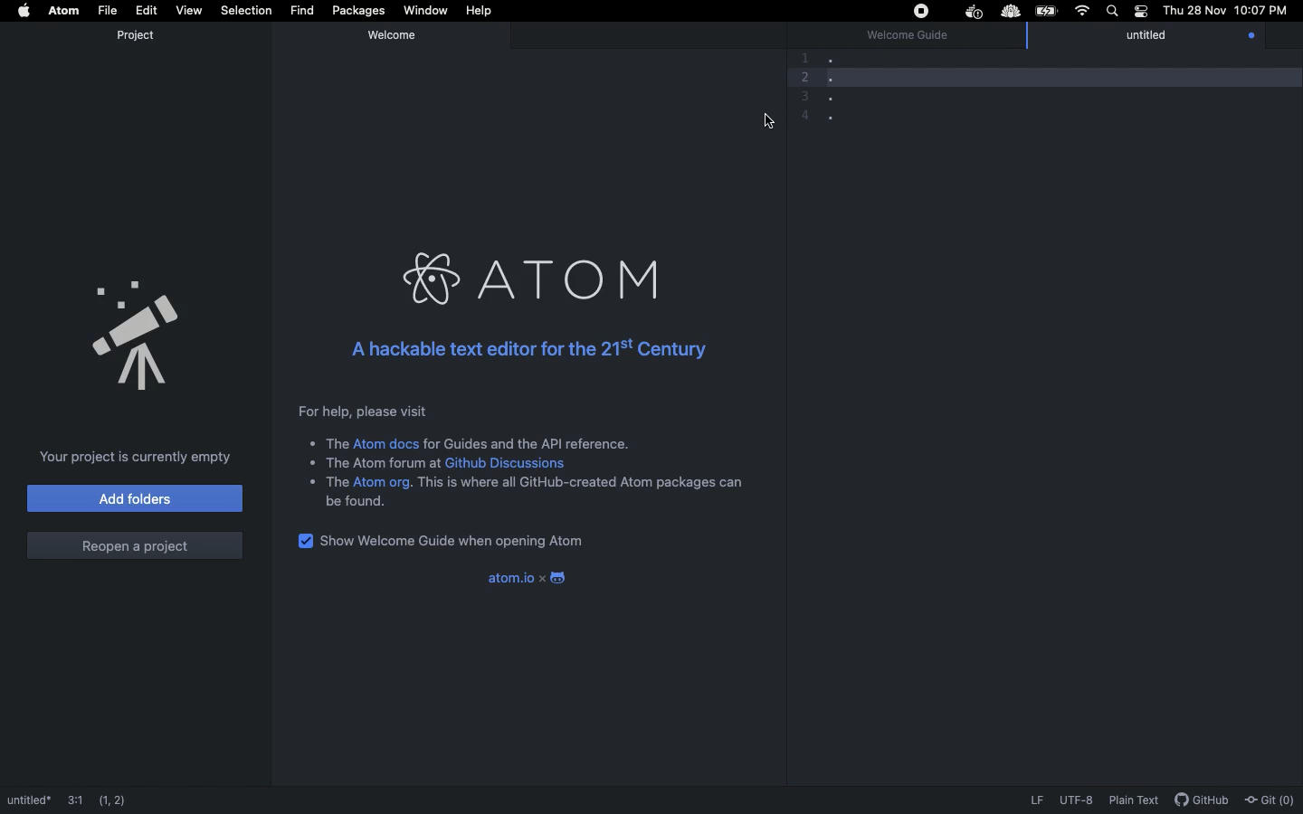 This screenshot has width=1303, height=814. Describe the element at coordinates (106, 10) in the screenshot. I see `File` at that location.